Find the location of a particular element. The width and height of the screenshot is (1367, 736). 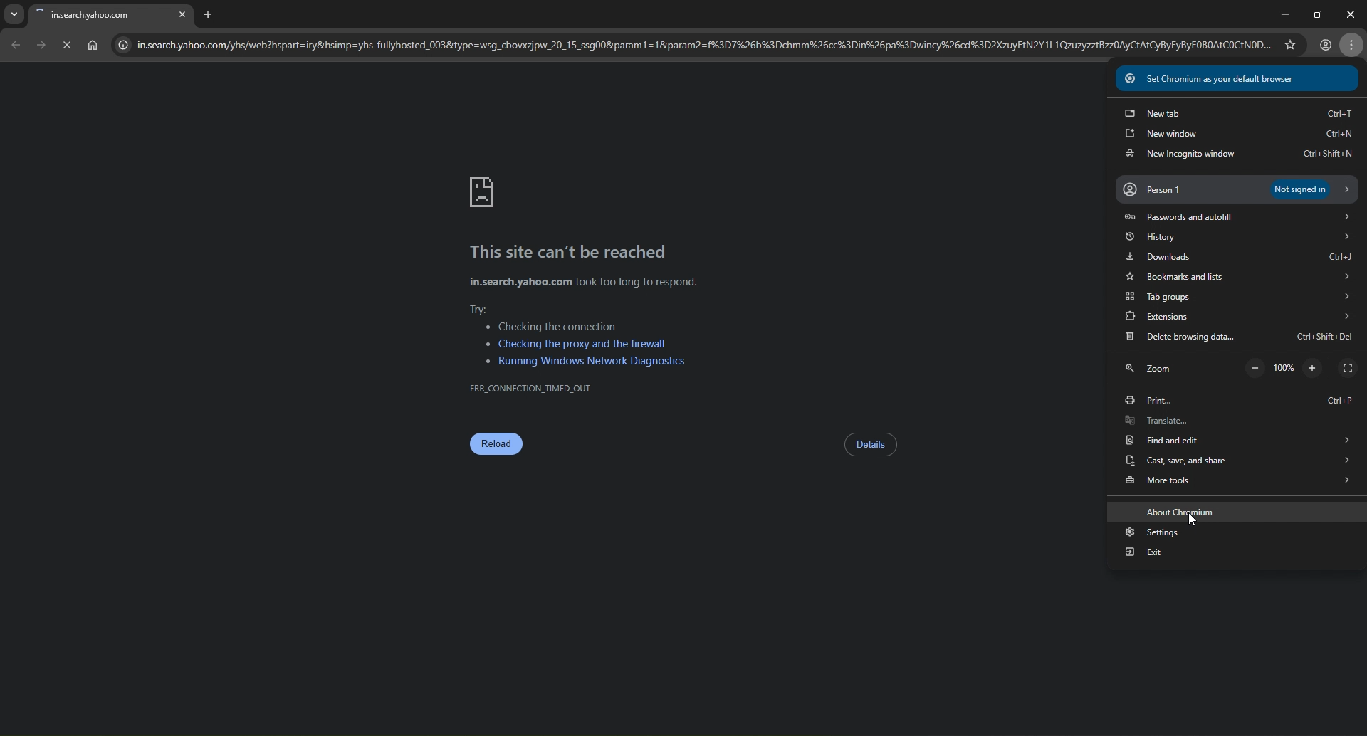

ERR_CONNECTION_TIMED_OUT is located at coordinates (531, 388).